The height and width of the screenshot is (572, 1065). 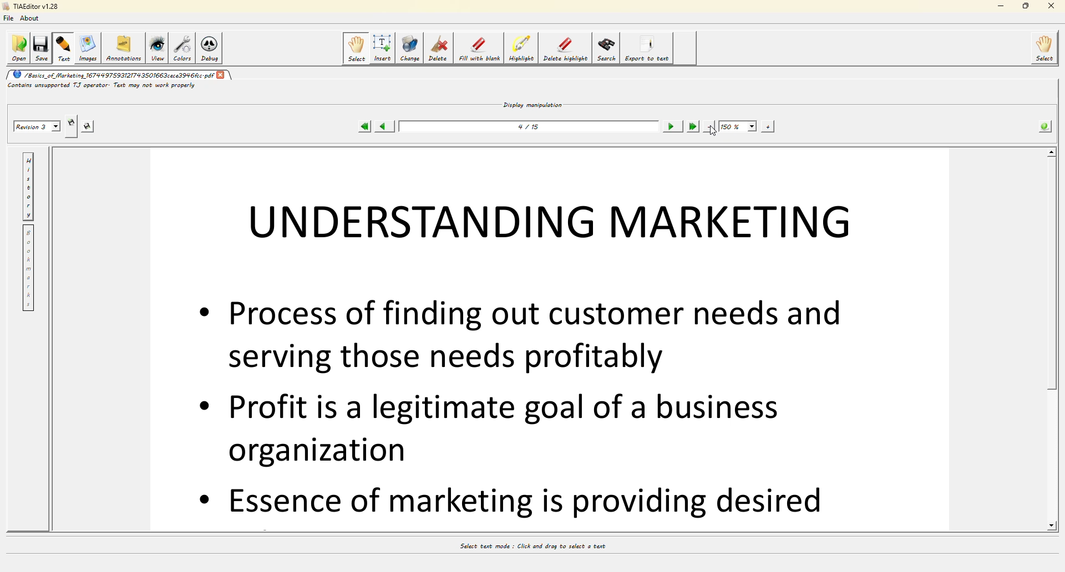 I want to click on insert, so click(x=382, y=49).